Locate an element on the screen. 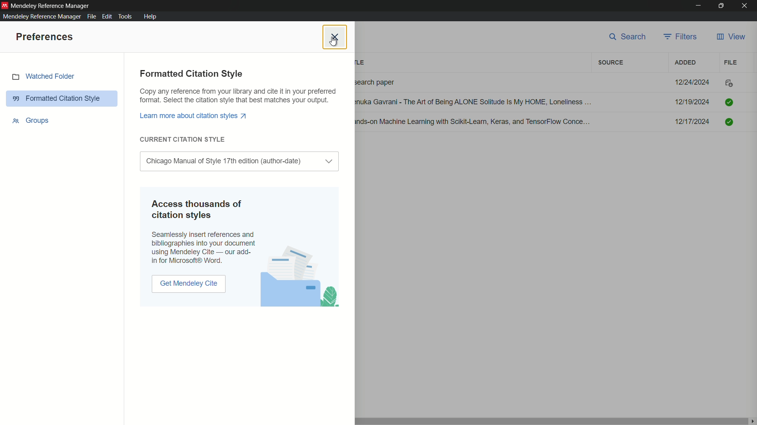  view is located at coordinates (731, 37).